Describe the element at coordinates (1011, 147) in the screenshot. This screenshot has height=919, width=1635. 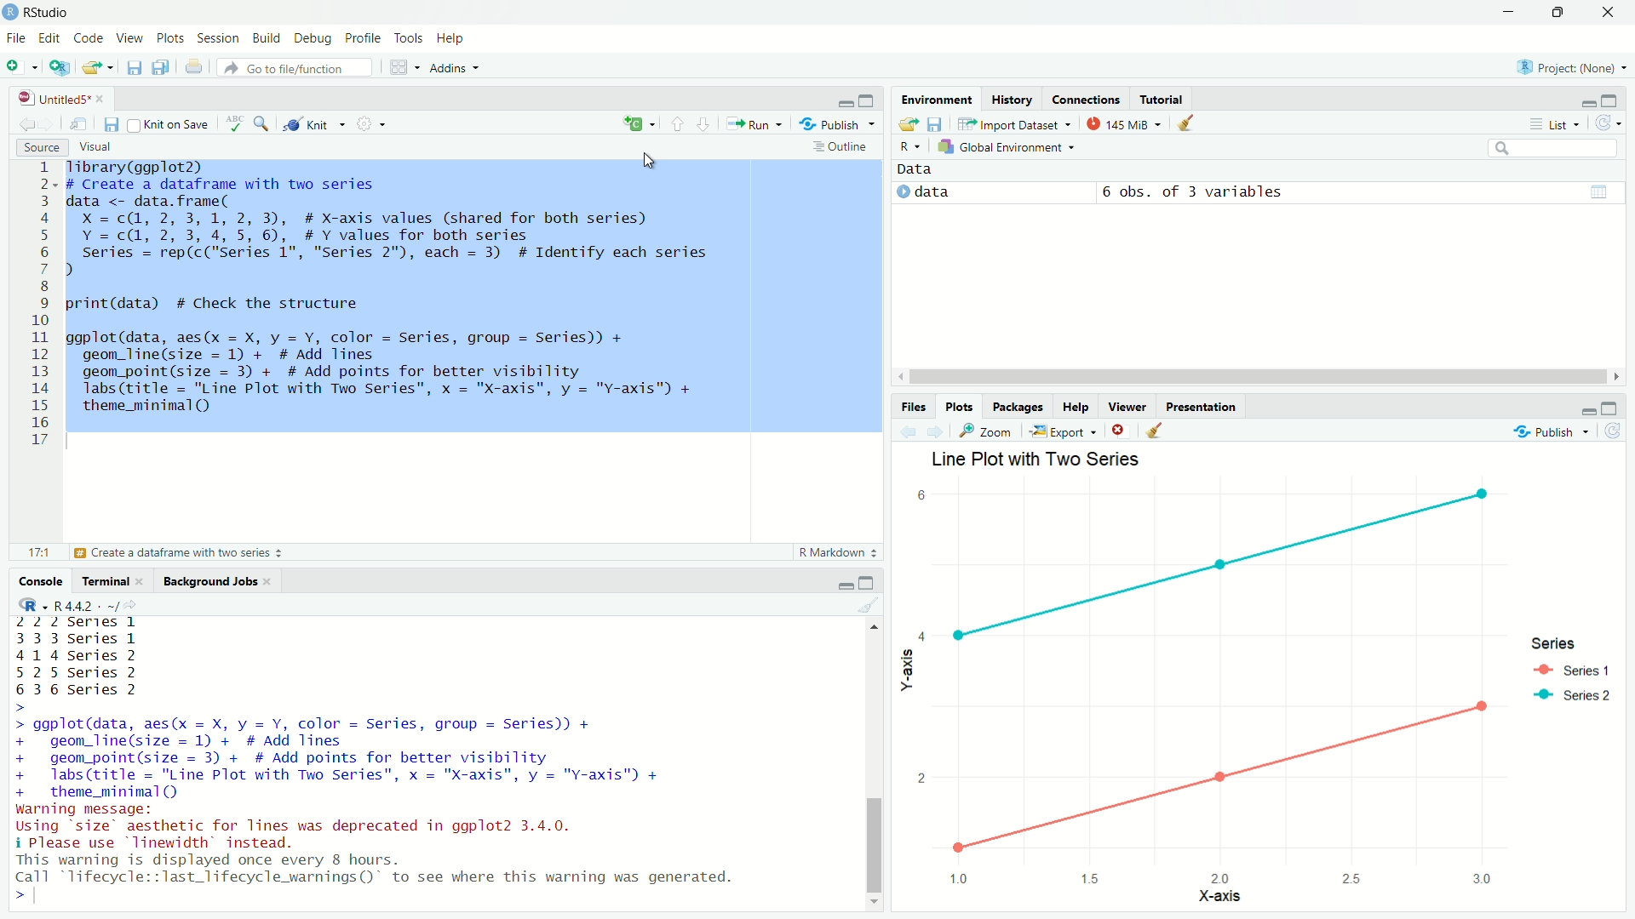
I see `Global Enviornment` at that location.